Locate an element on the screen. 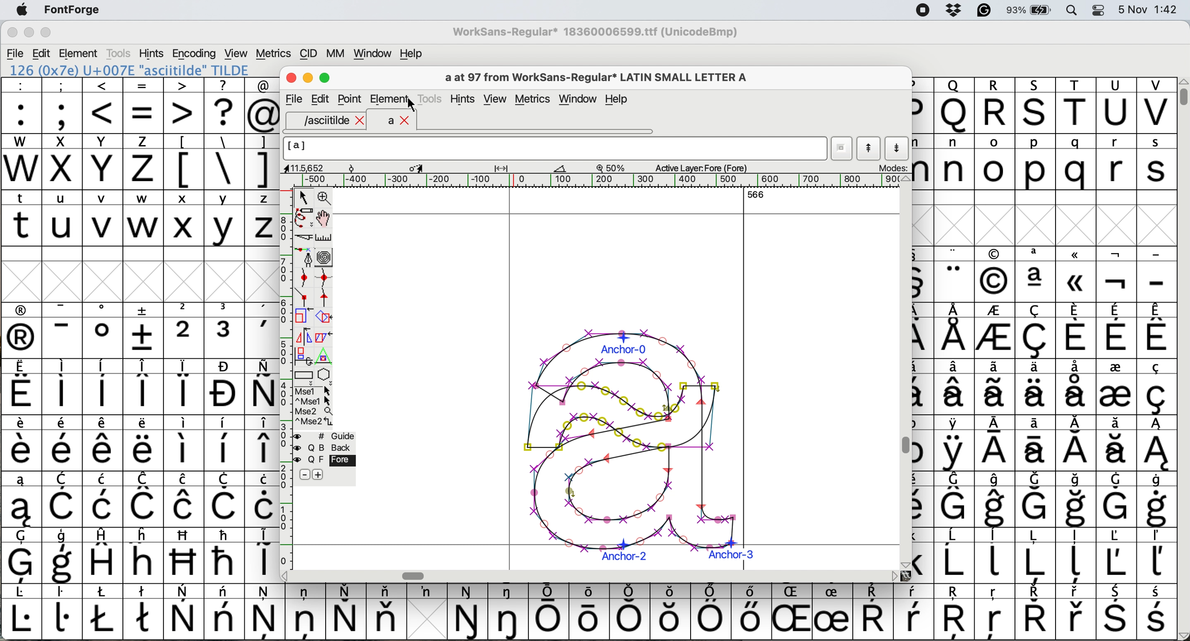 Image resolution: width=1190 pixels, height=641 pixels. Background is located at coordinates (334, 448).